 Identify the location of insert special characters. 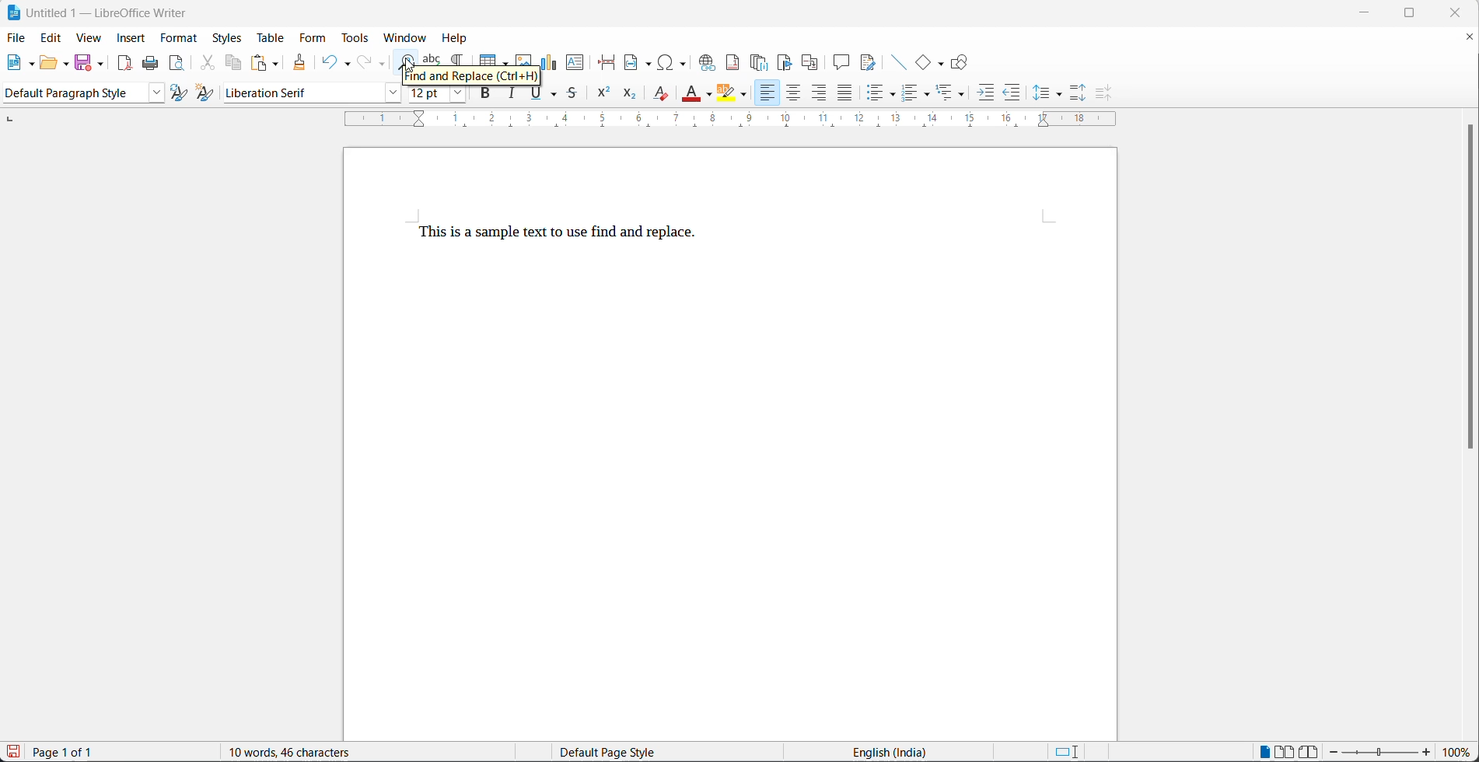
(677, 62).